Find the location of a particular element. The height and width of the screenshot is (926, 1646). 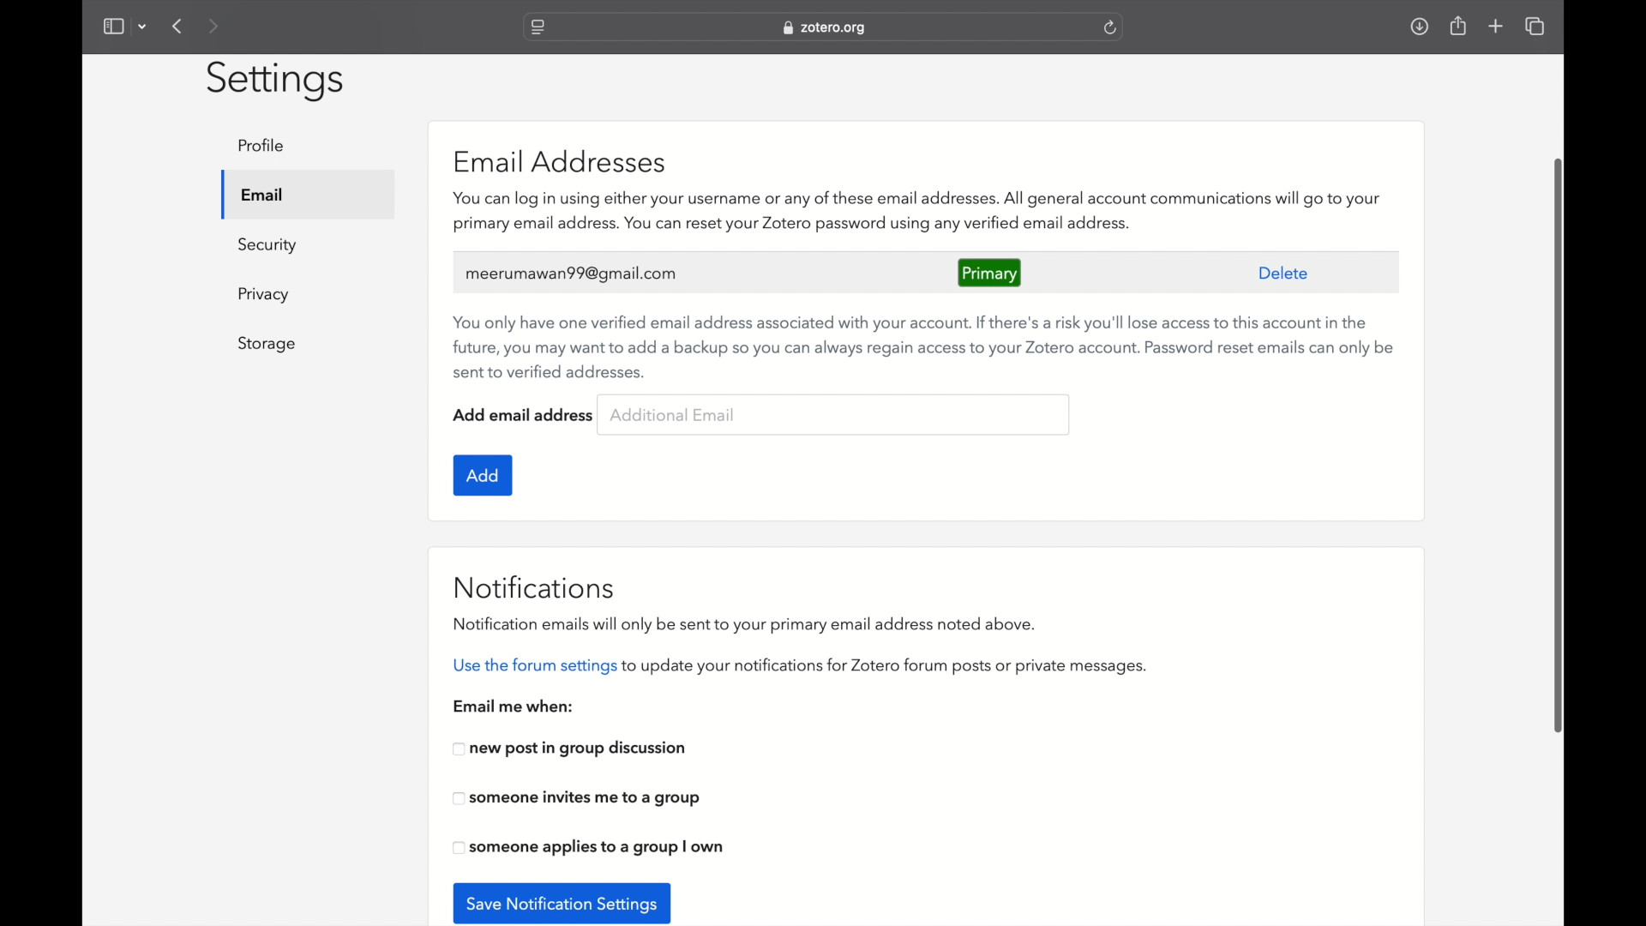

email addresses is located at coordinates (562, 162).